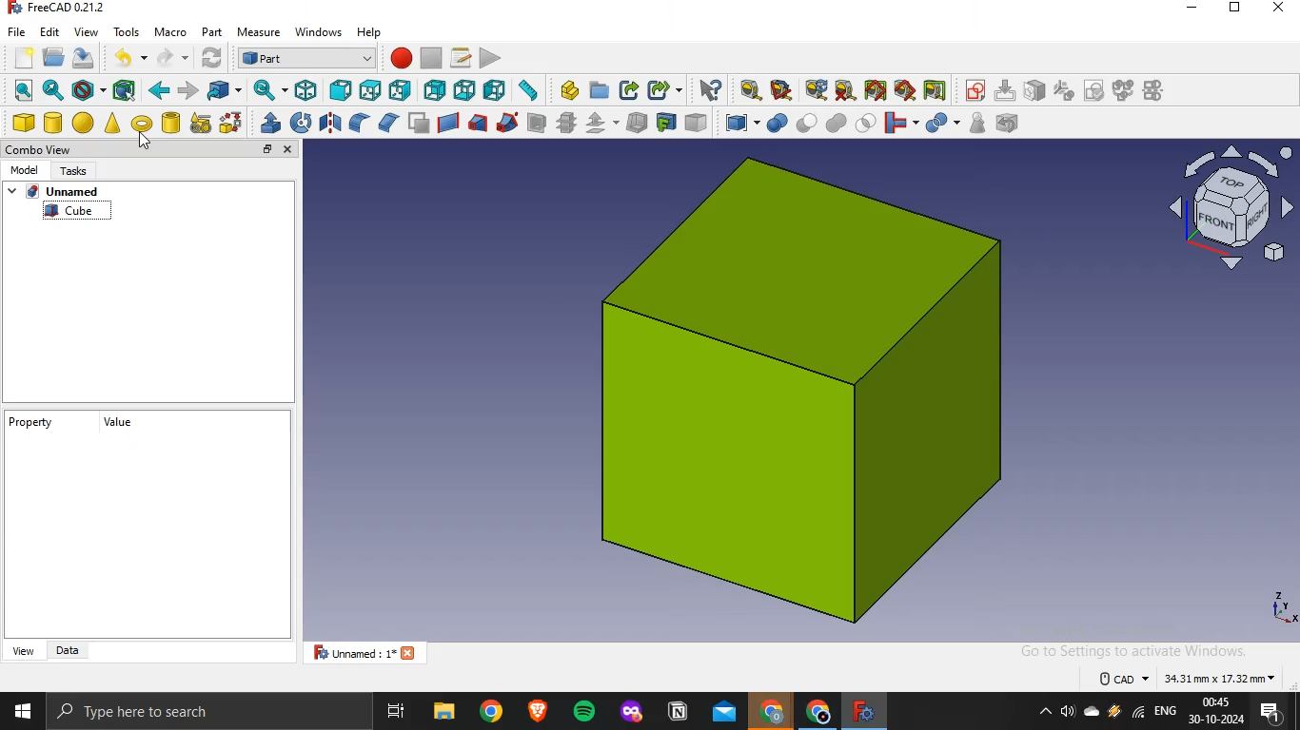  Describe the element at coordinates (806, 123) in the screenshot. I see `cut` at that location.